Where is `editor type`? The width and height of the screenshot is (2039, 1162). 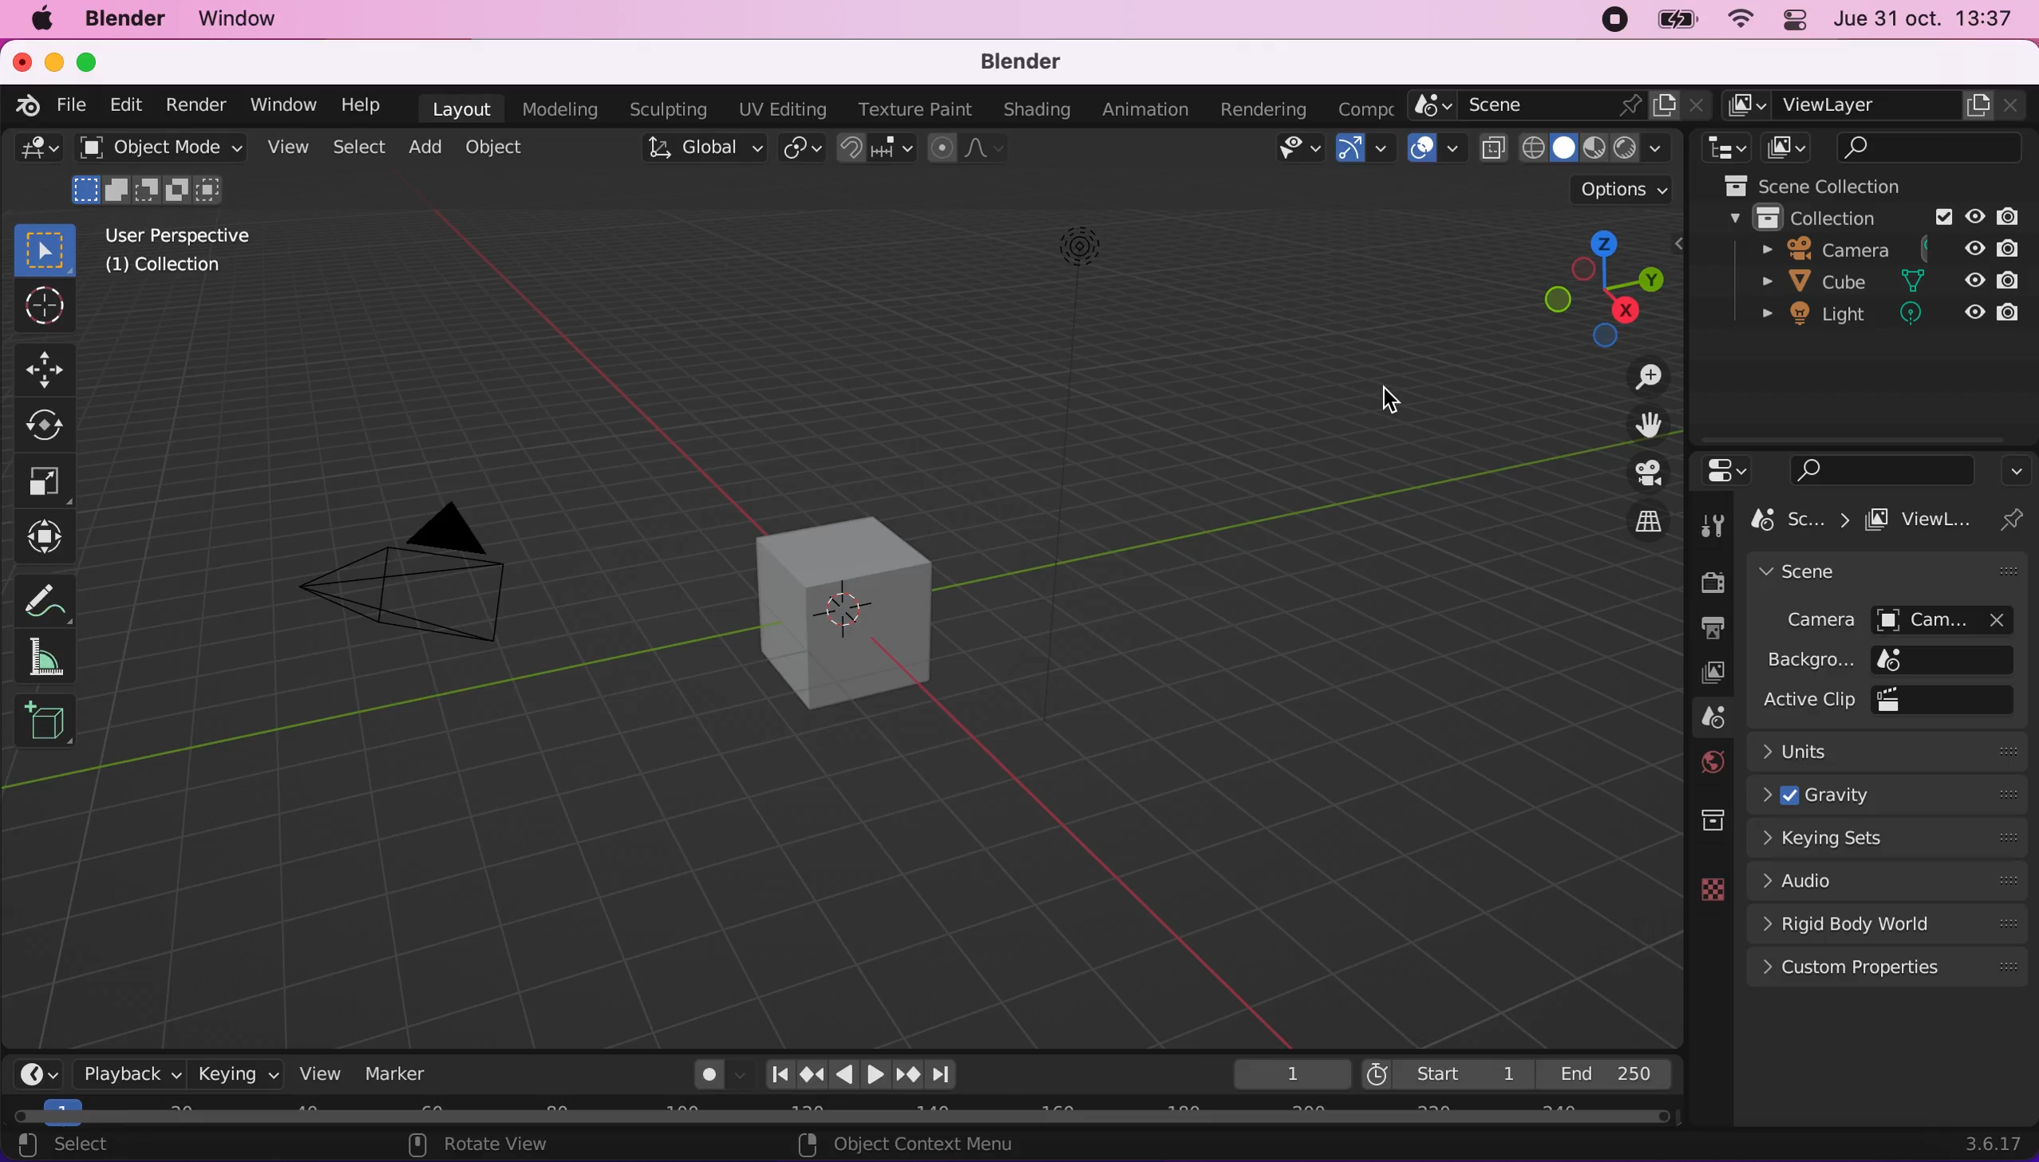 editor type is located at coordinates (38, 148).